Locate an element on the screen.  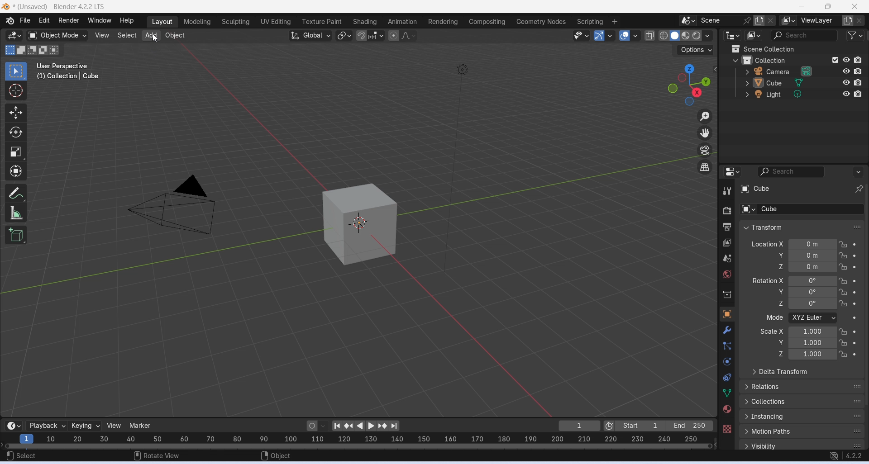
lock location is located at coordinates (843, 354).